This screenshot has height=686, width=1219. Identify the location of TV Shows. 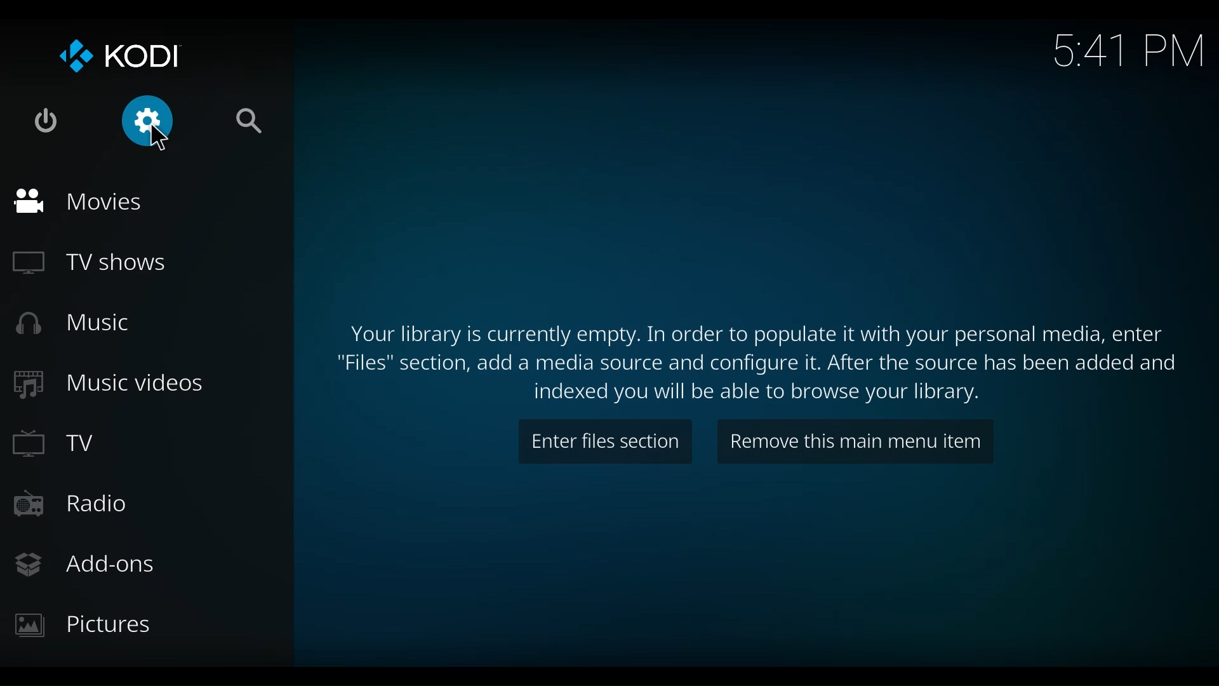
(87, 264).